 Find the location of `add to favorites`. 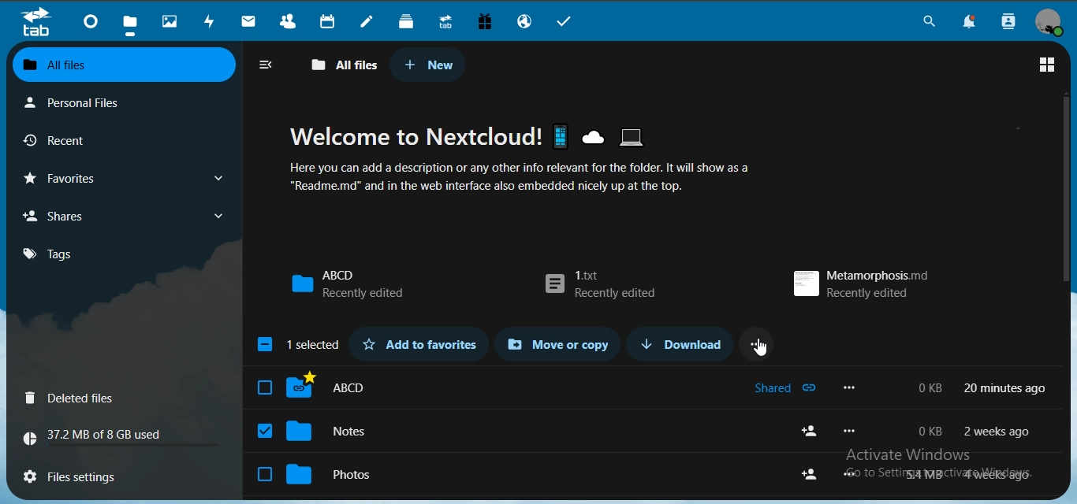

add to favorites is located at coordinates (421, 344).